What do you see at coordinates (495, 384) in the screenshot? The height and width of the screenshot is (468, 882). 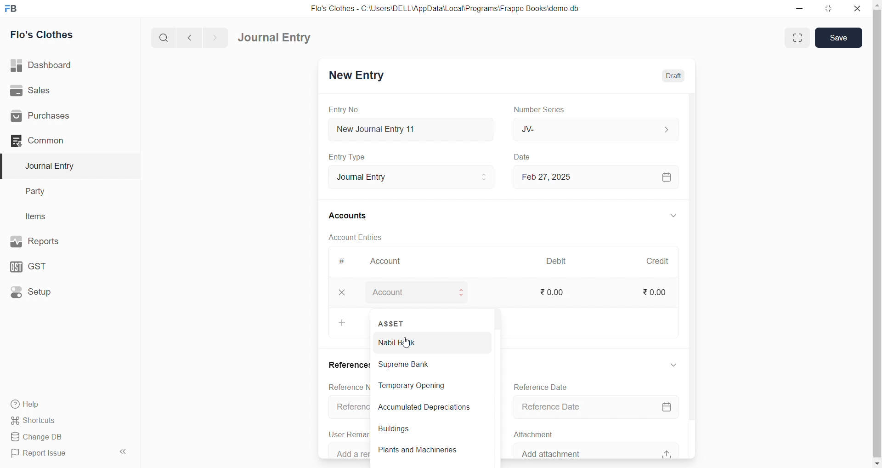 I see `vertical scroll bar` at bounding box center [495, 384].